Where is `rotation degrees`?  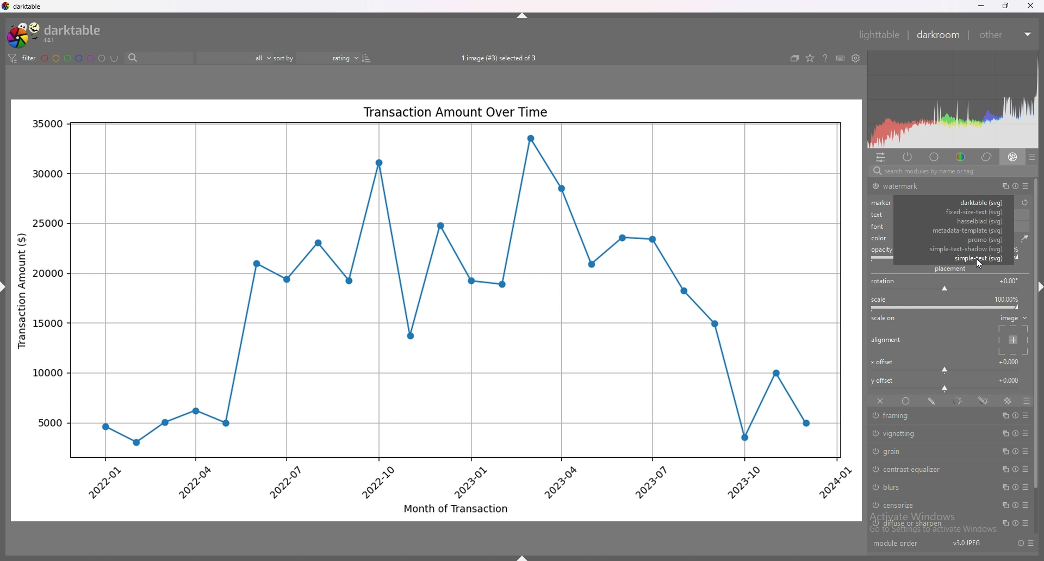
rotation degrees is located at coordinates (1009, 280).